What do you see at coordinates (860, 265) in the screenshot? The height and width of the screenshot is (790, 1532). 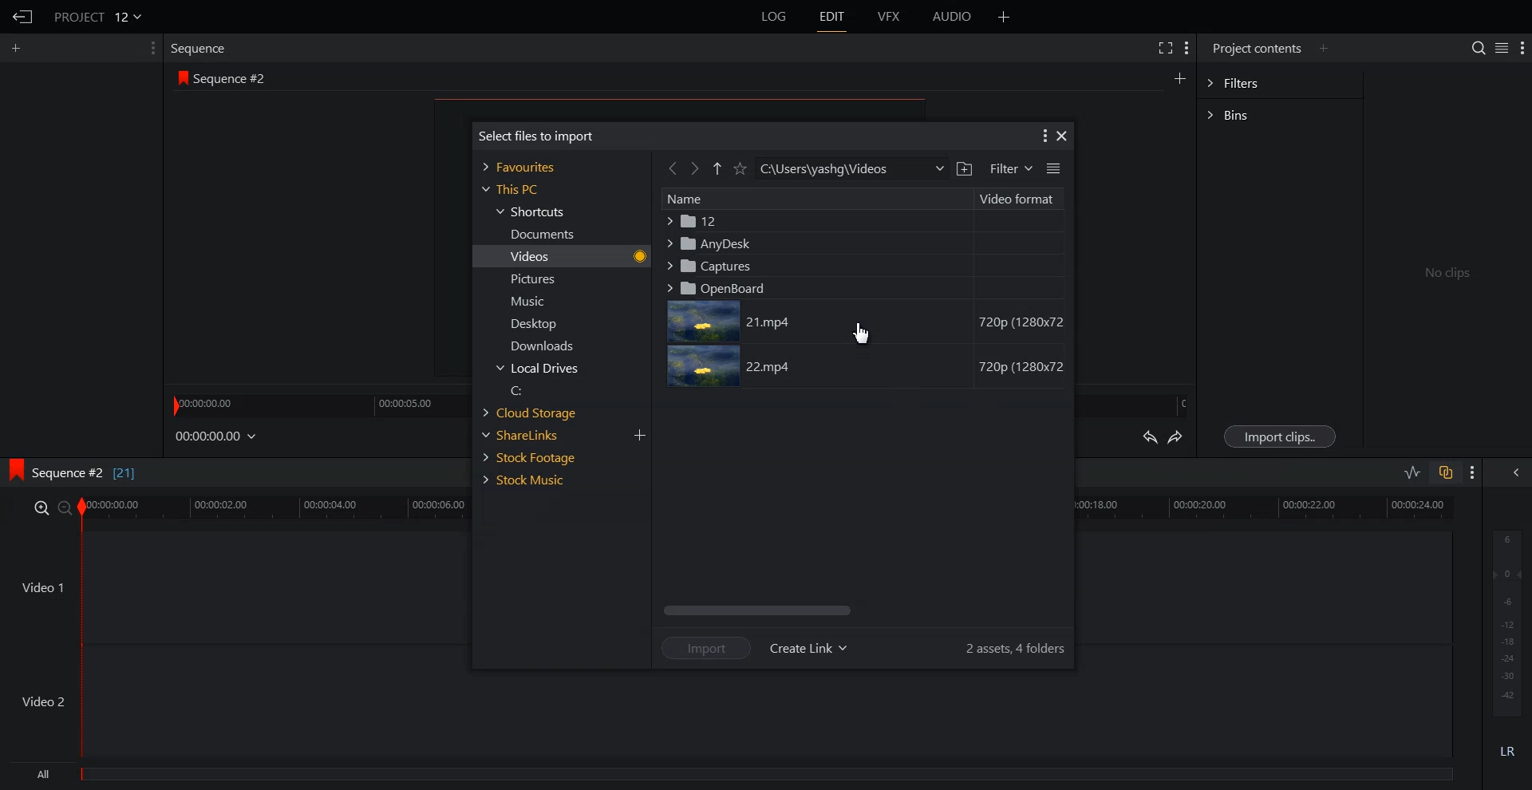 I see `Capture` at bounding box center [860, 265].